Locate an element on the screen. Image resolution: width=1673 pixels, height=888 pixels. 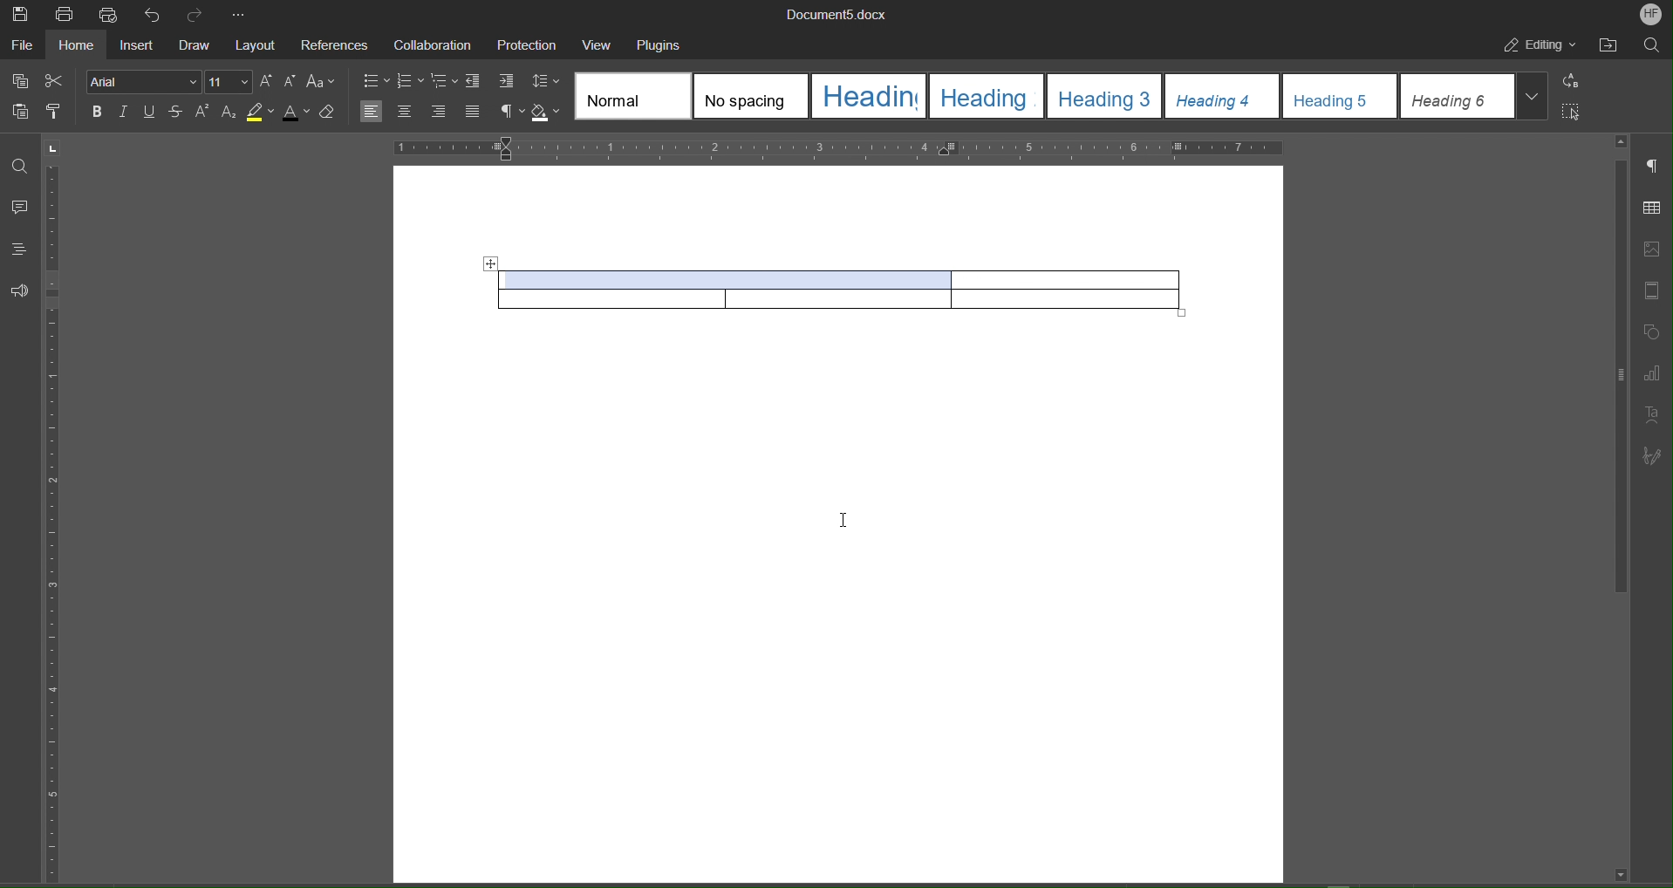
Print is located at coordinates (65, 15).